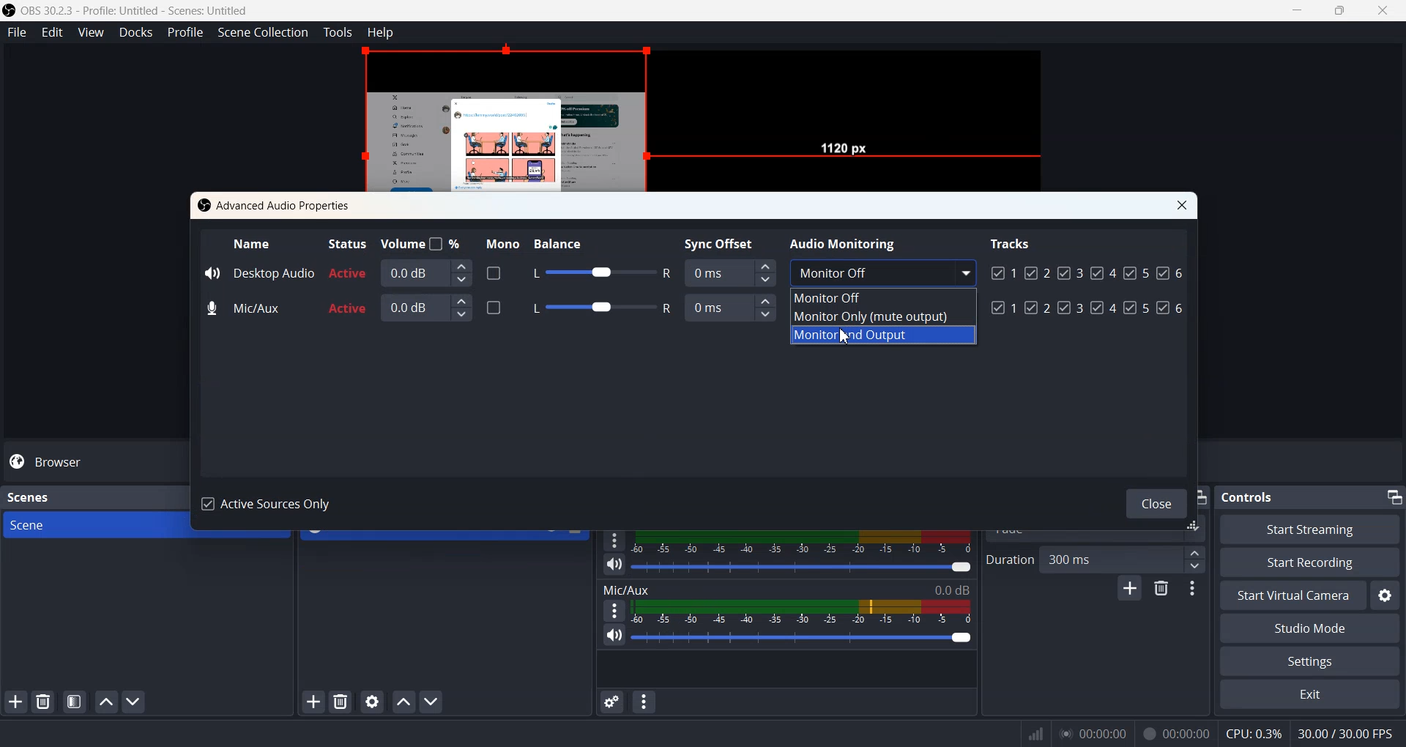 The height and width of the screenshot is (747, 1406). Describe the element at coordinates (338, 32) in the screenshot. I see `Tools` at that location.